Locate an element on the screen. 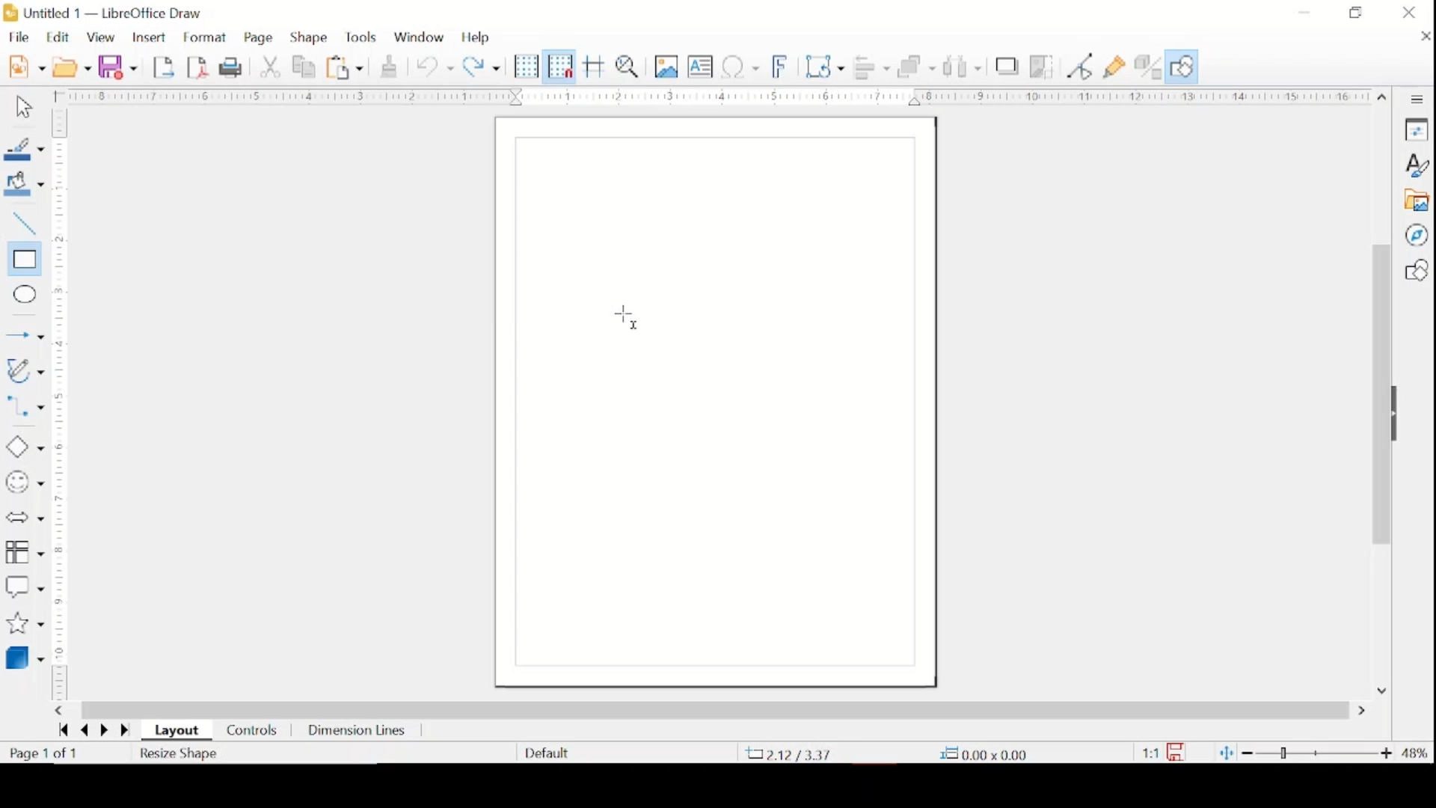 This screenshot has height=808, width=1436. drag handle is located at coordinates (1400, 414).